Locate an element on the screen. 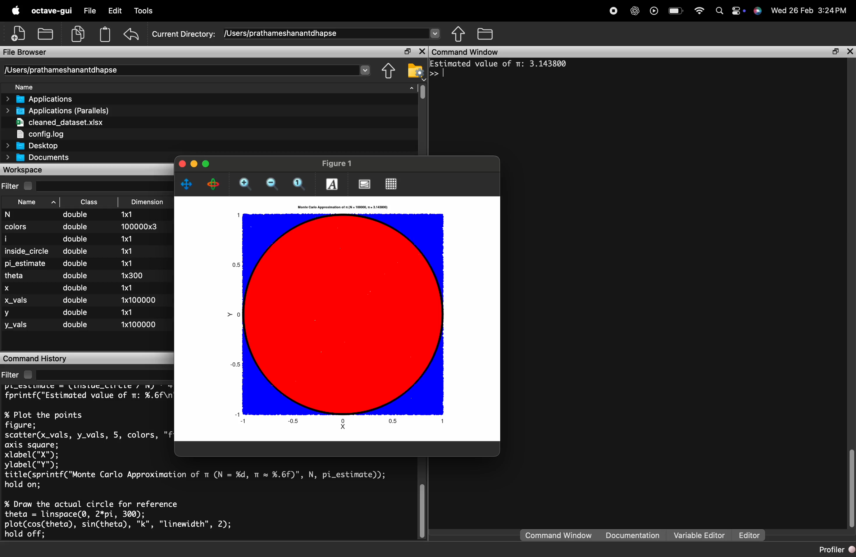 The width and height of the screenshot is (856, 557). cleaned dataset.xlsx is located at coordinates (58, 122).